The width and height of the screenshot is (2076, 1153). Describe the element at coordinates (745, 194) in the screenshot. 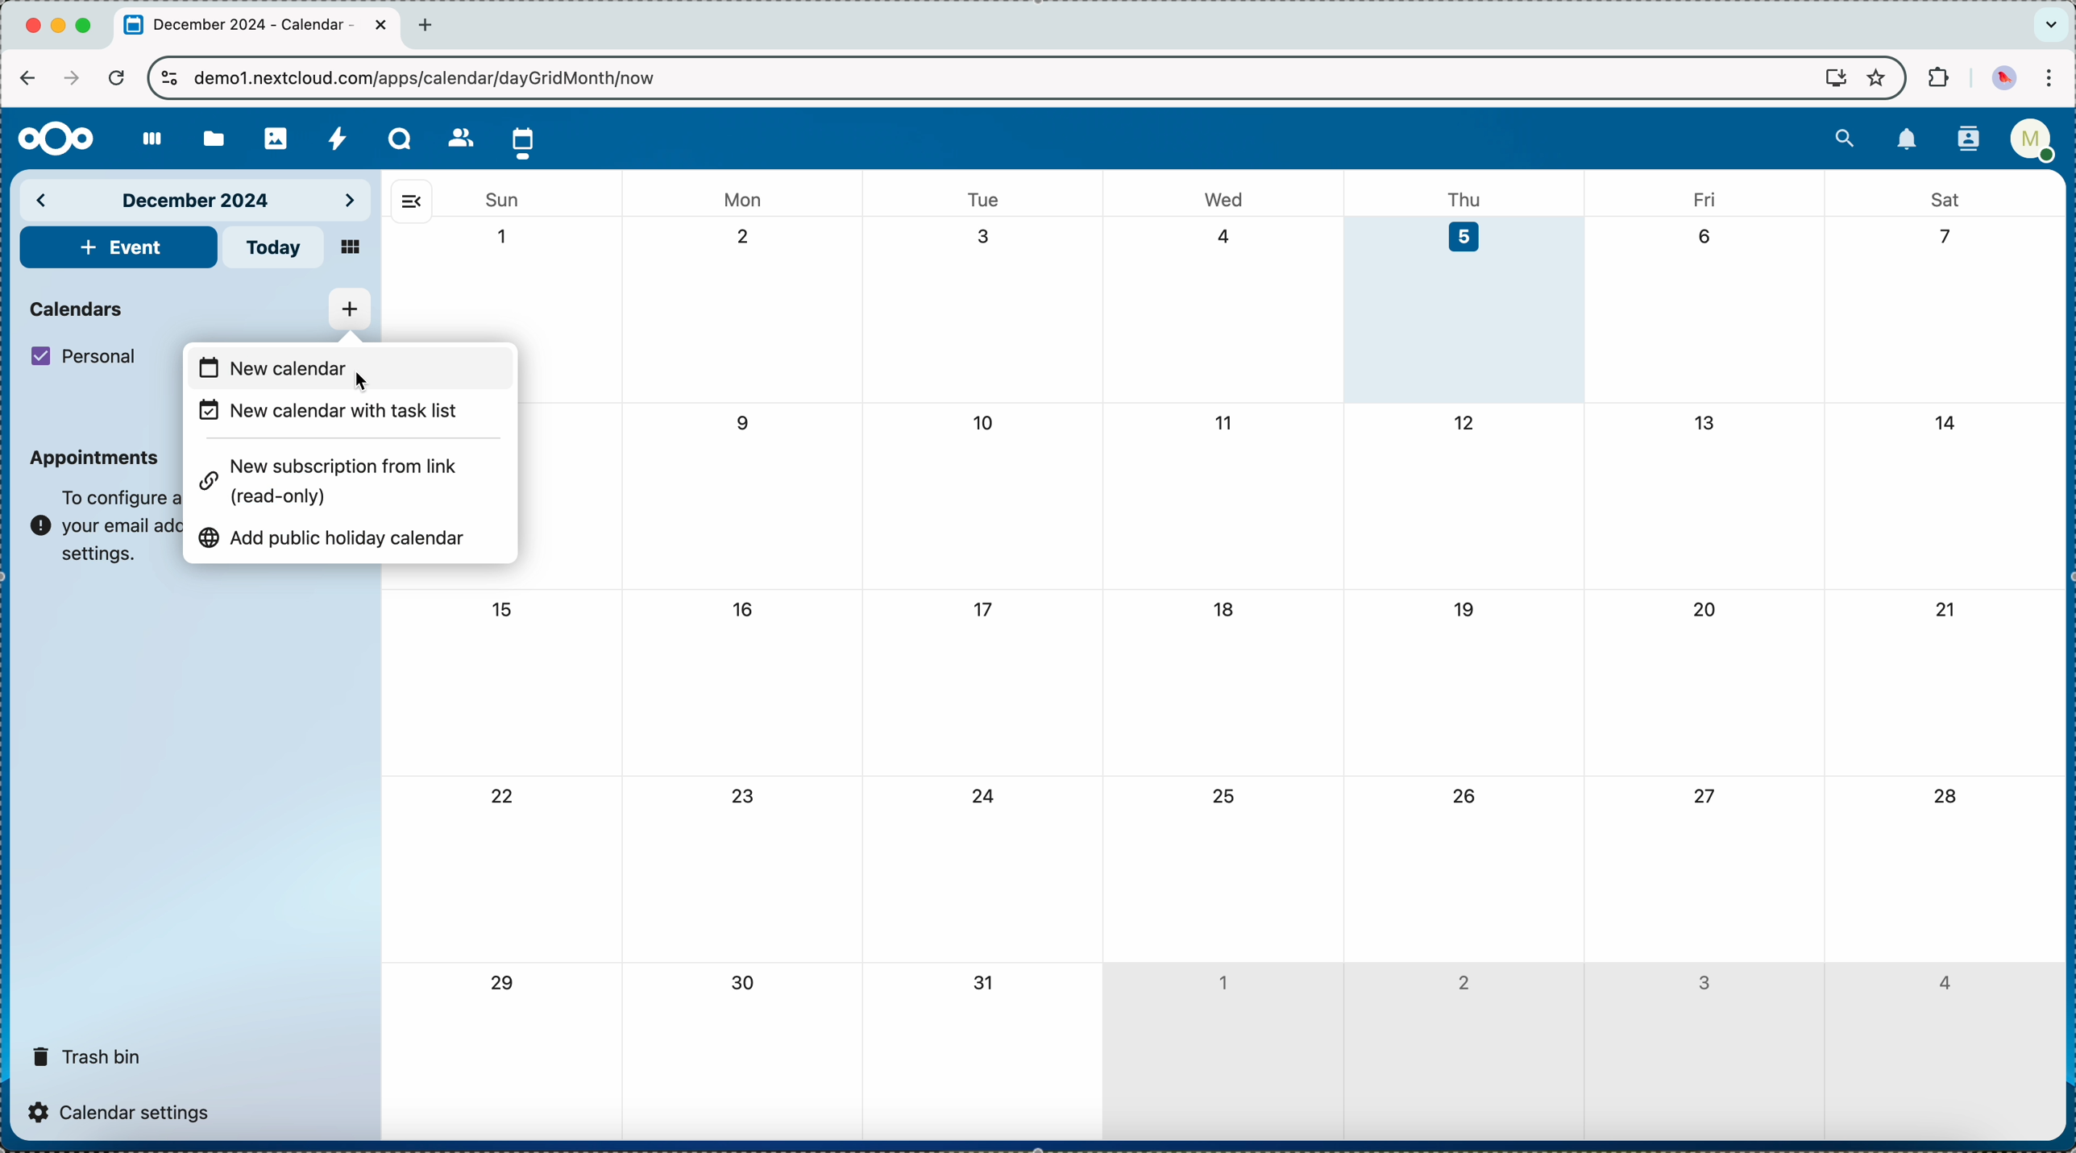

I see `mon` at that location.